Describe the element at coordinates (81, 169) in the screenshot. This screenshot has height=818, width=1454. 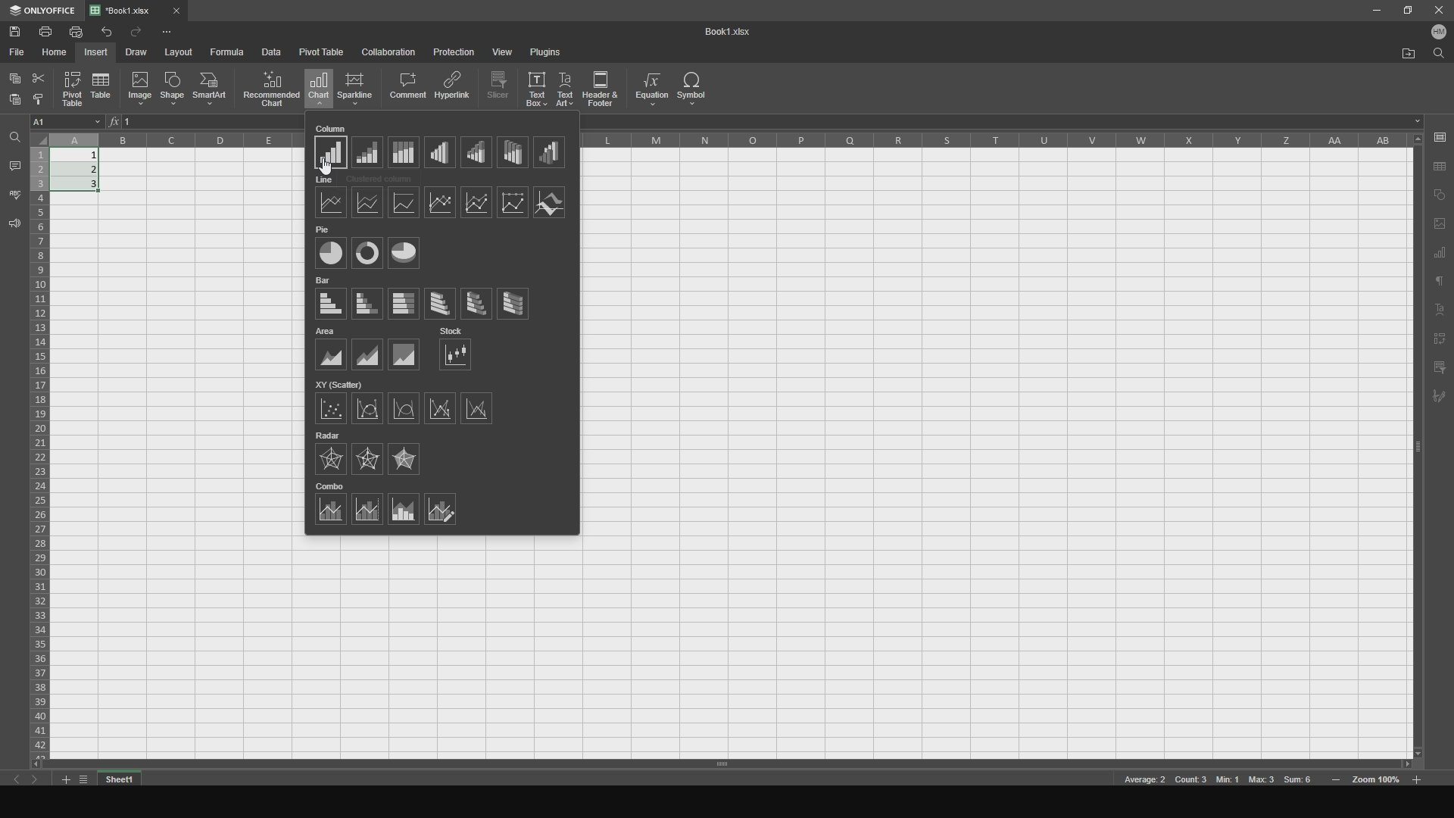
I see `completed cells` at that location.